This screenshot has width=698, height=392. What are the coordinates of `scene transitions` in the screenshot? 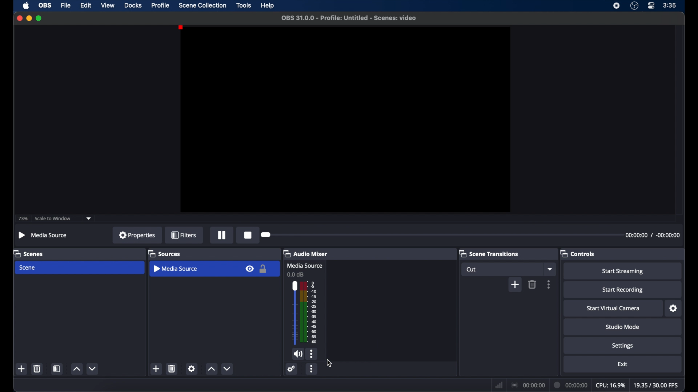 It's located at (489, 253).